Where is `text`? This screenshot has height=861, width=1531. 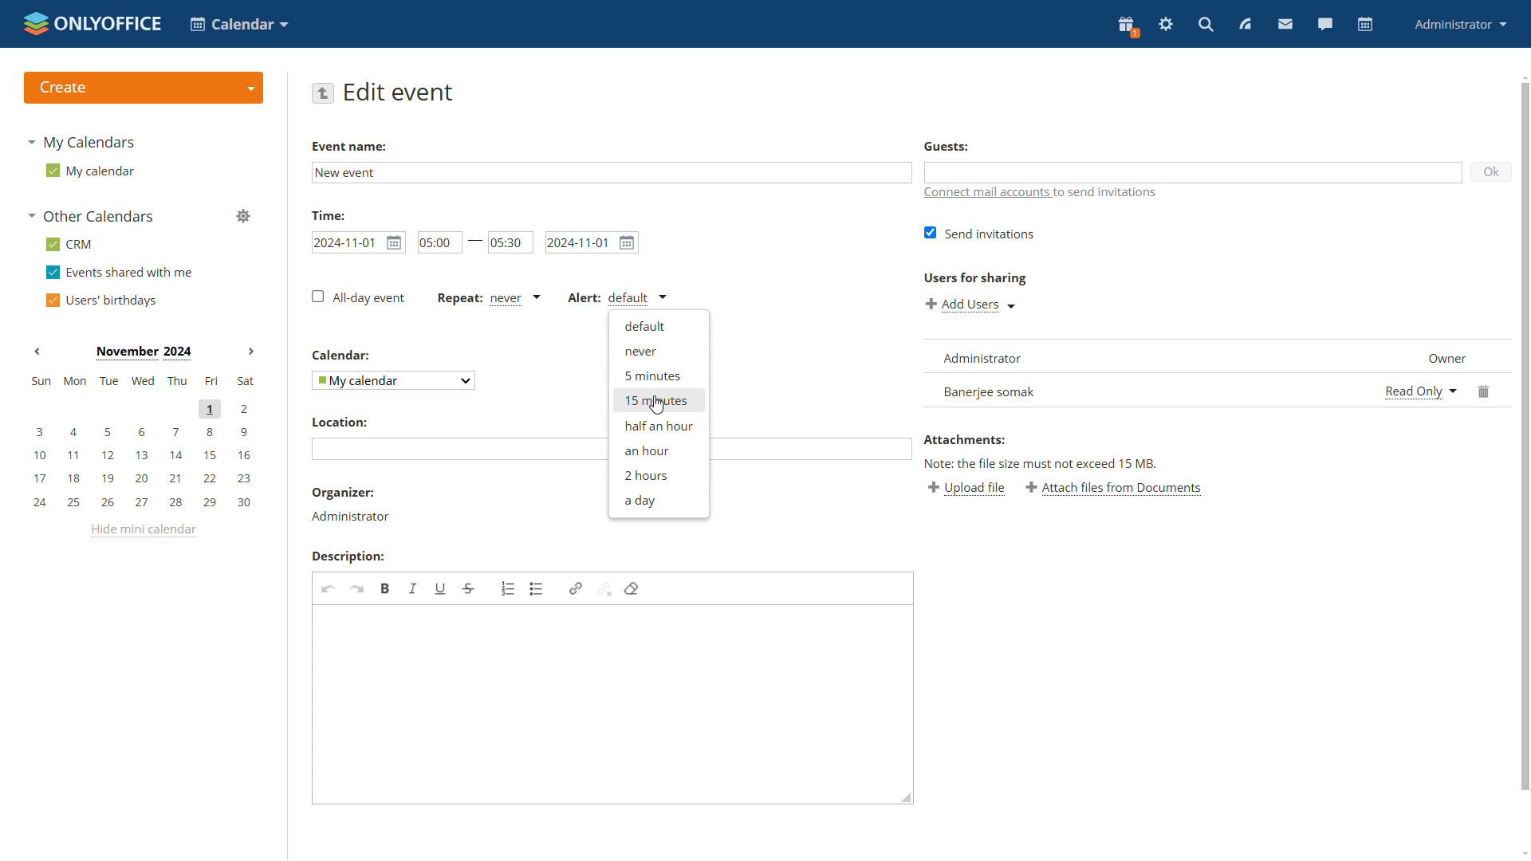 text is located at coordinates (1112, 196).